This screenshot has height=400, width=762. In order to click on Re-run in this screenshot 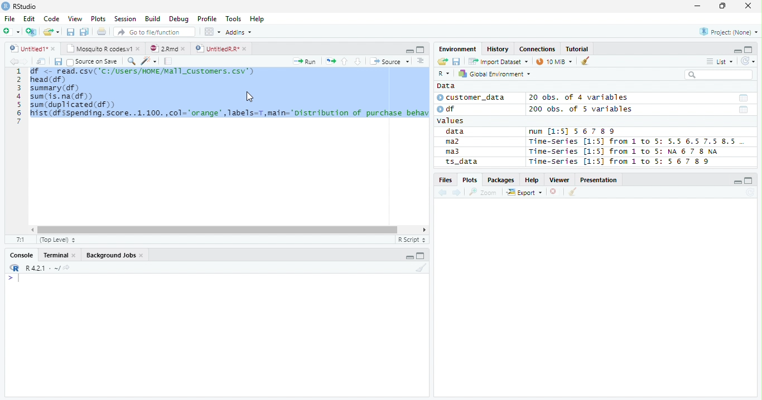, I will do `click(330, 62)`.